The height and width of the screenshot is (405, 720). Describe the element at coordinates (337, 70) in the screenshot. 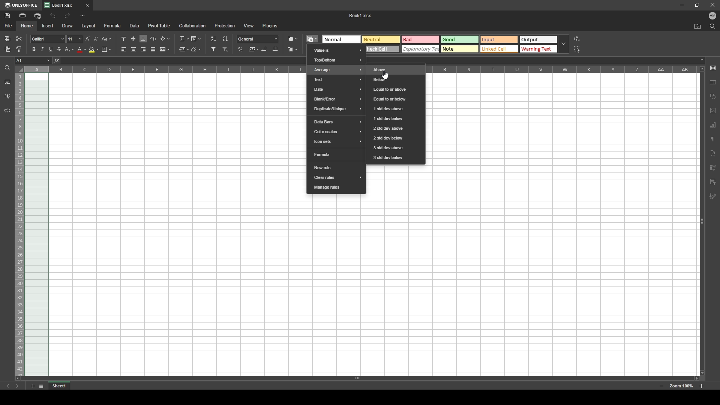

I see `average` at that location.